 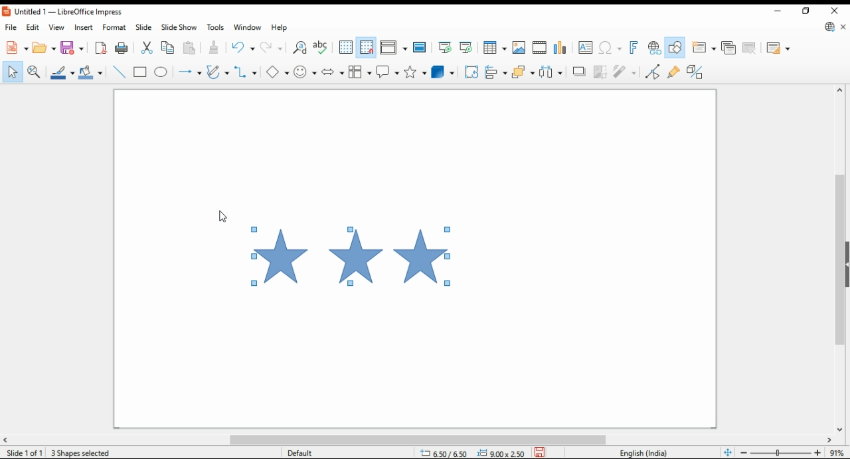 I want to click on libre office updte, so click(x=828, y=27).